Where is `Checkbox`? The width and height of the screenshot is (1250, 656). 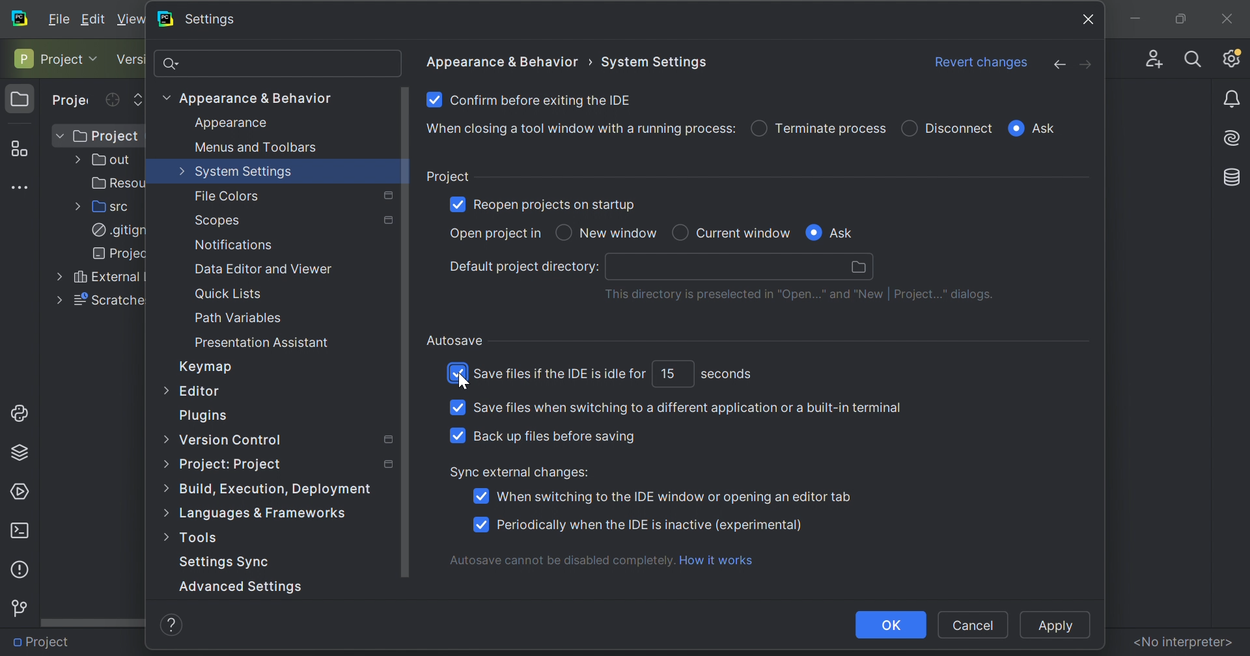
Checkbox is located at coordinates (479, 524).